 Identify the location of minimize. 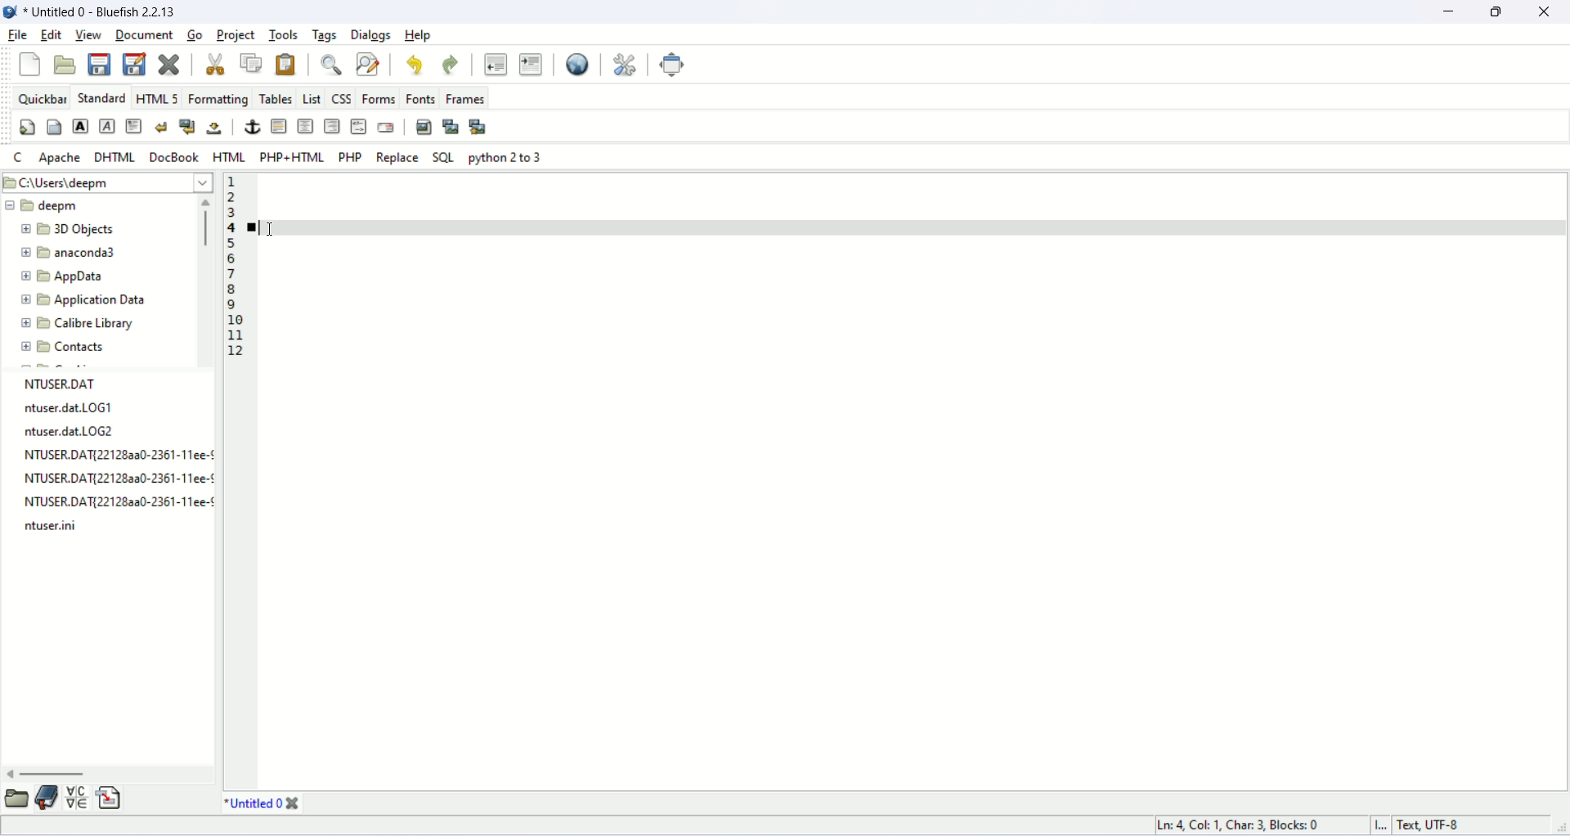
(1449, 13).